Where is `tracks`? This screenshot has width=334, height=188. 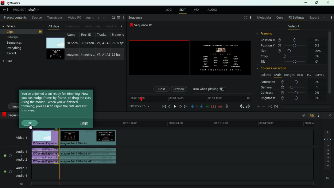
tracks is located at coordinates (103, 46).